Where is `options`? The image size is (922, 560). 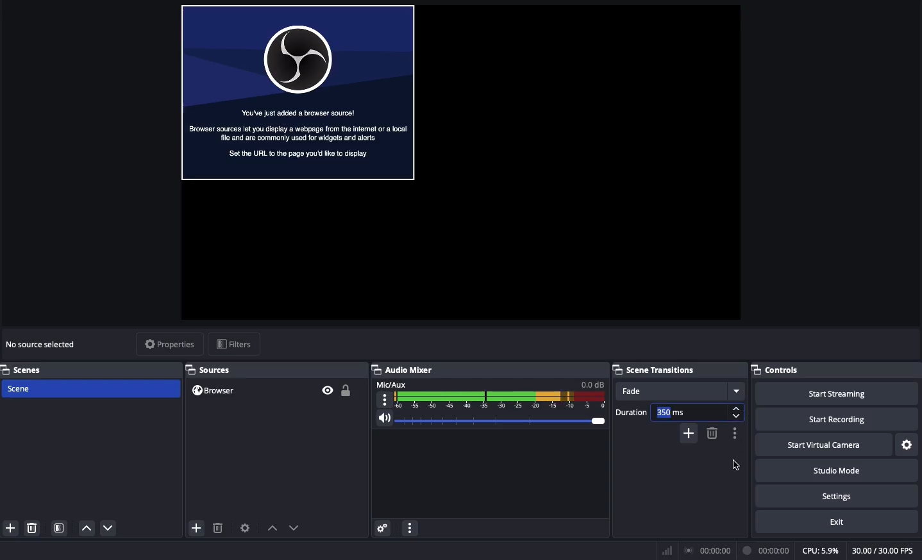
options is located at coordinates (737, 438).